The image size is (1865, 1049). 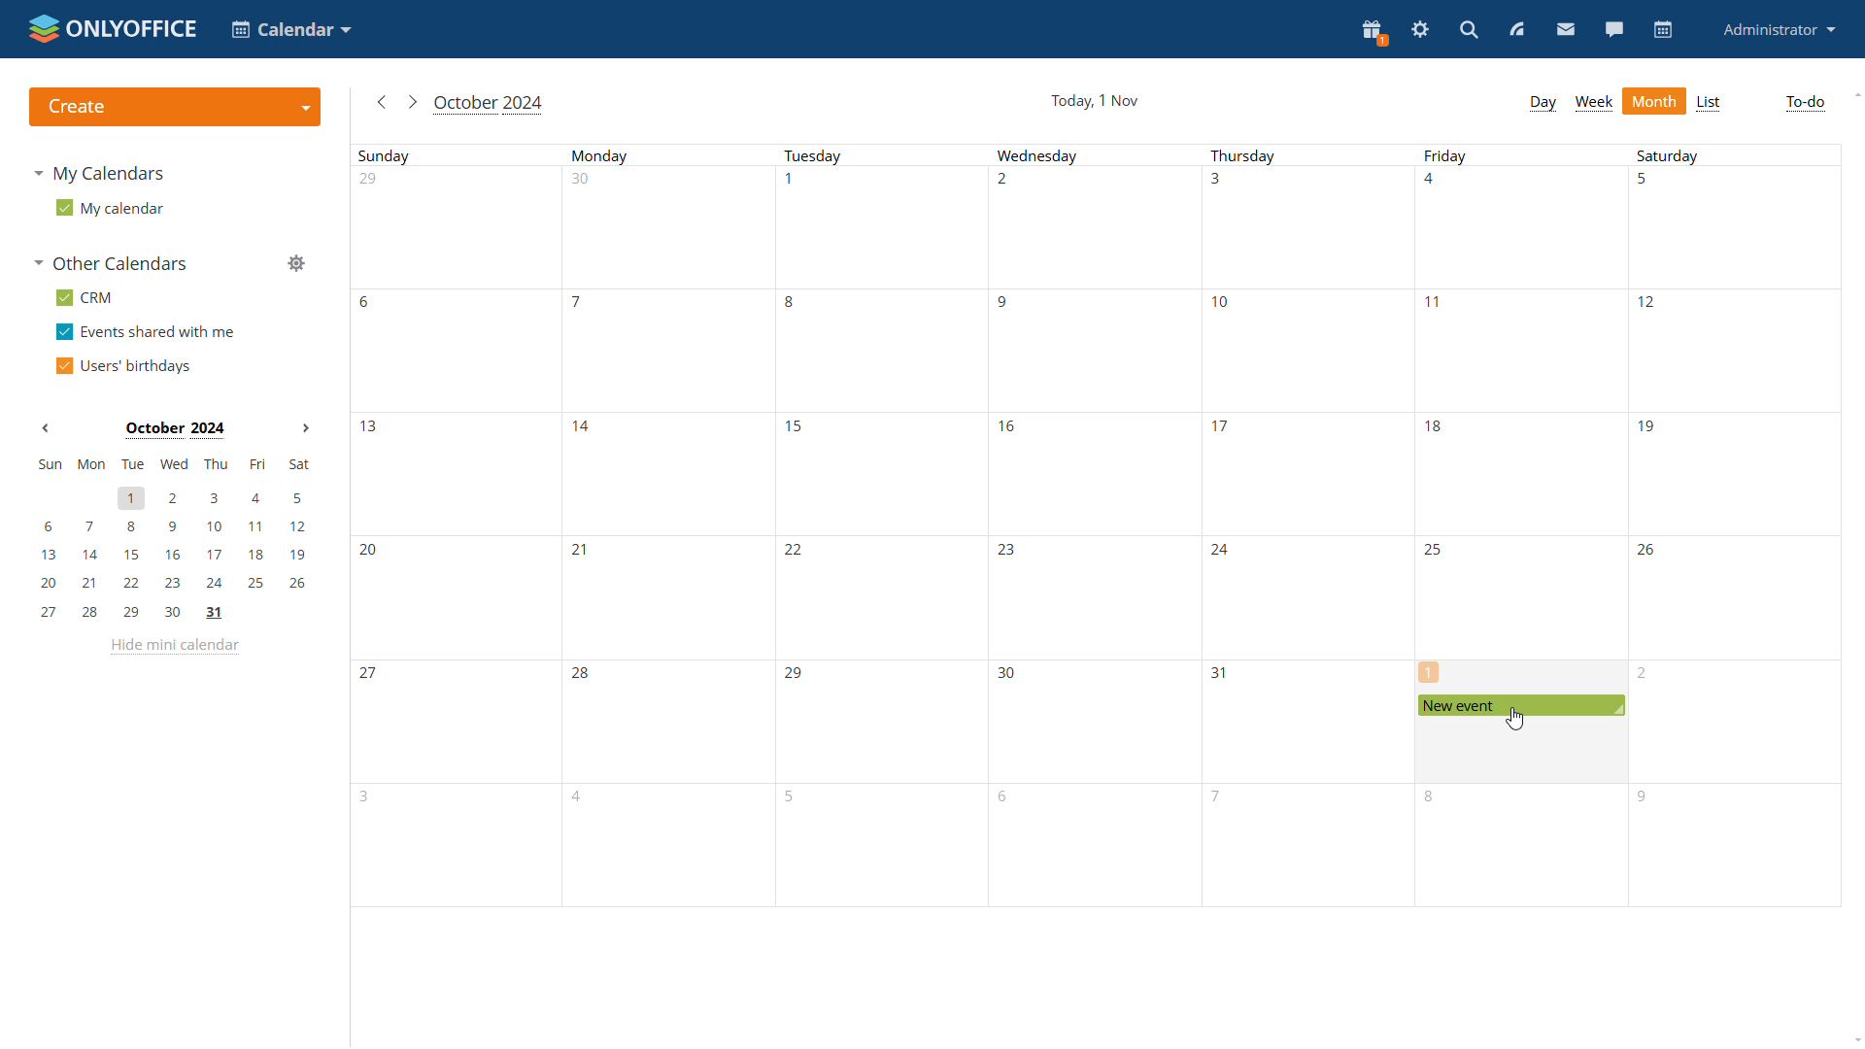 I want to click on day view, so click(x=1543, y=103).